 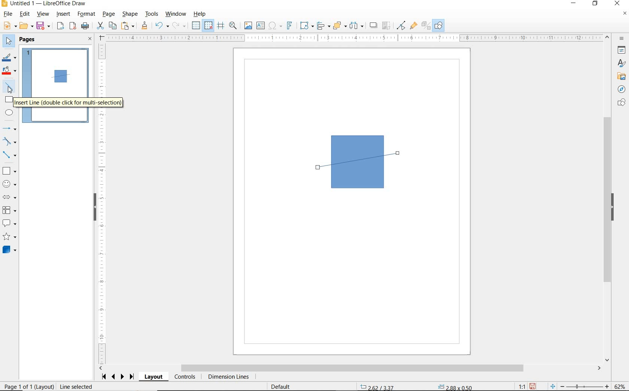 What do you see at coordinates (9, 155) in the screenshot?
I see `CONNECTORS` at bounding box center [9, 155].